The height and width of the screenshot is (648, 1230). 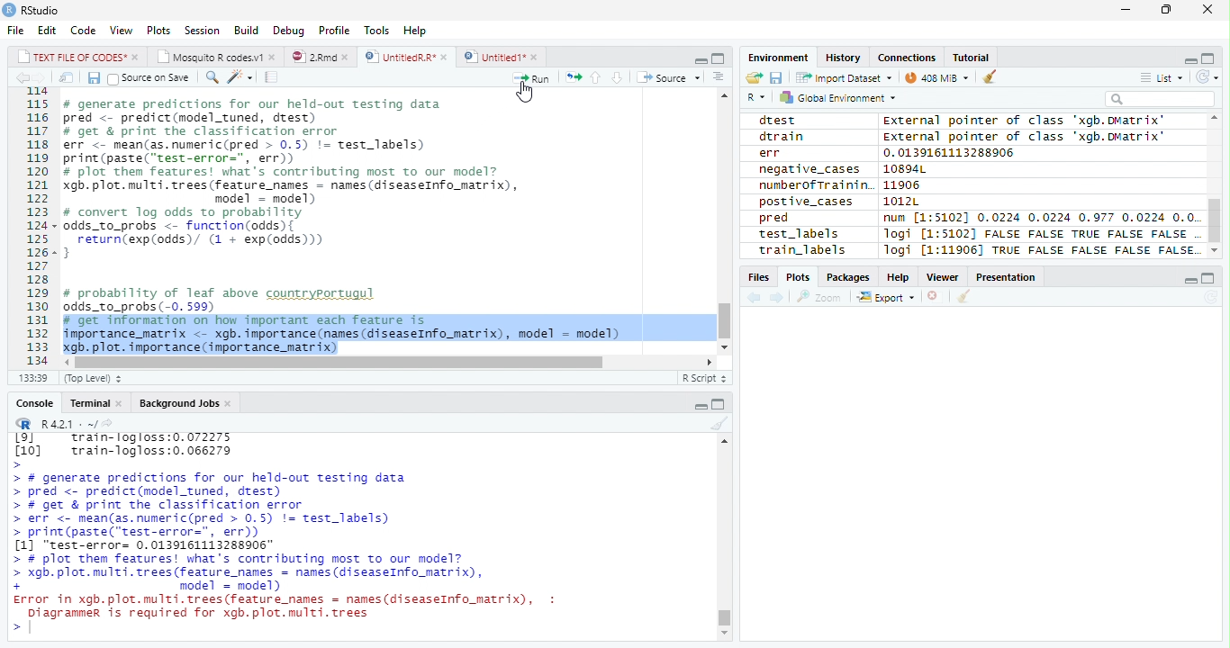 What do you see at coordinates (773, 57) in the screenshot?
I see `Environment` at bounding box center [773, 57].